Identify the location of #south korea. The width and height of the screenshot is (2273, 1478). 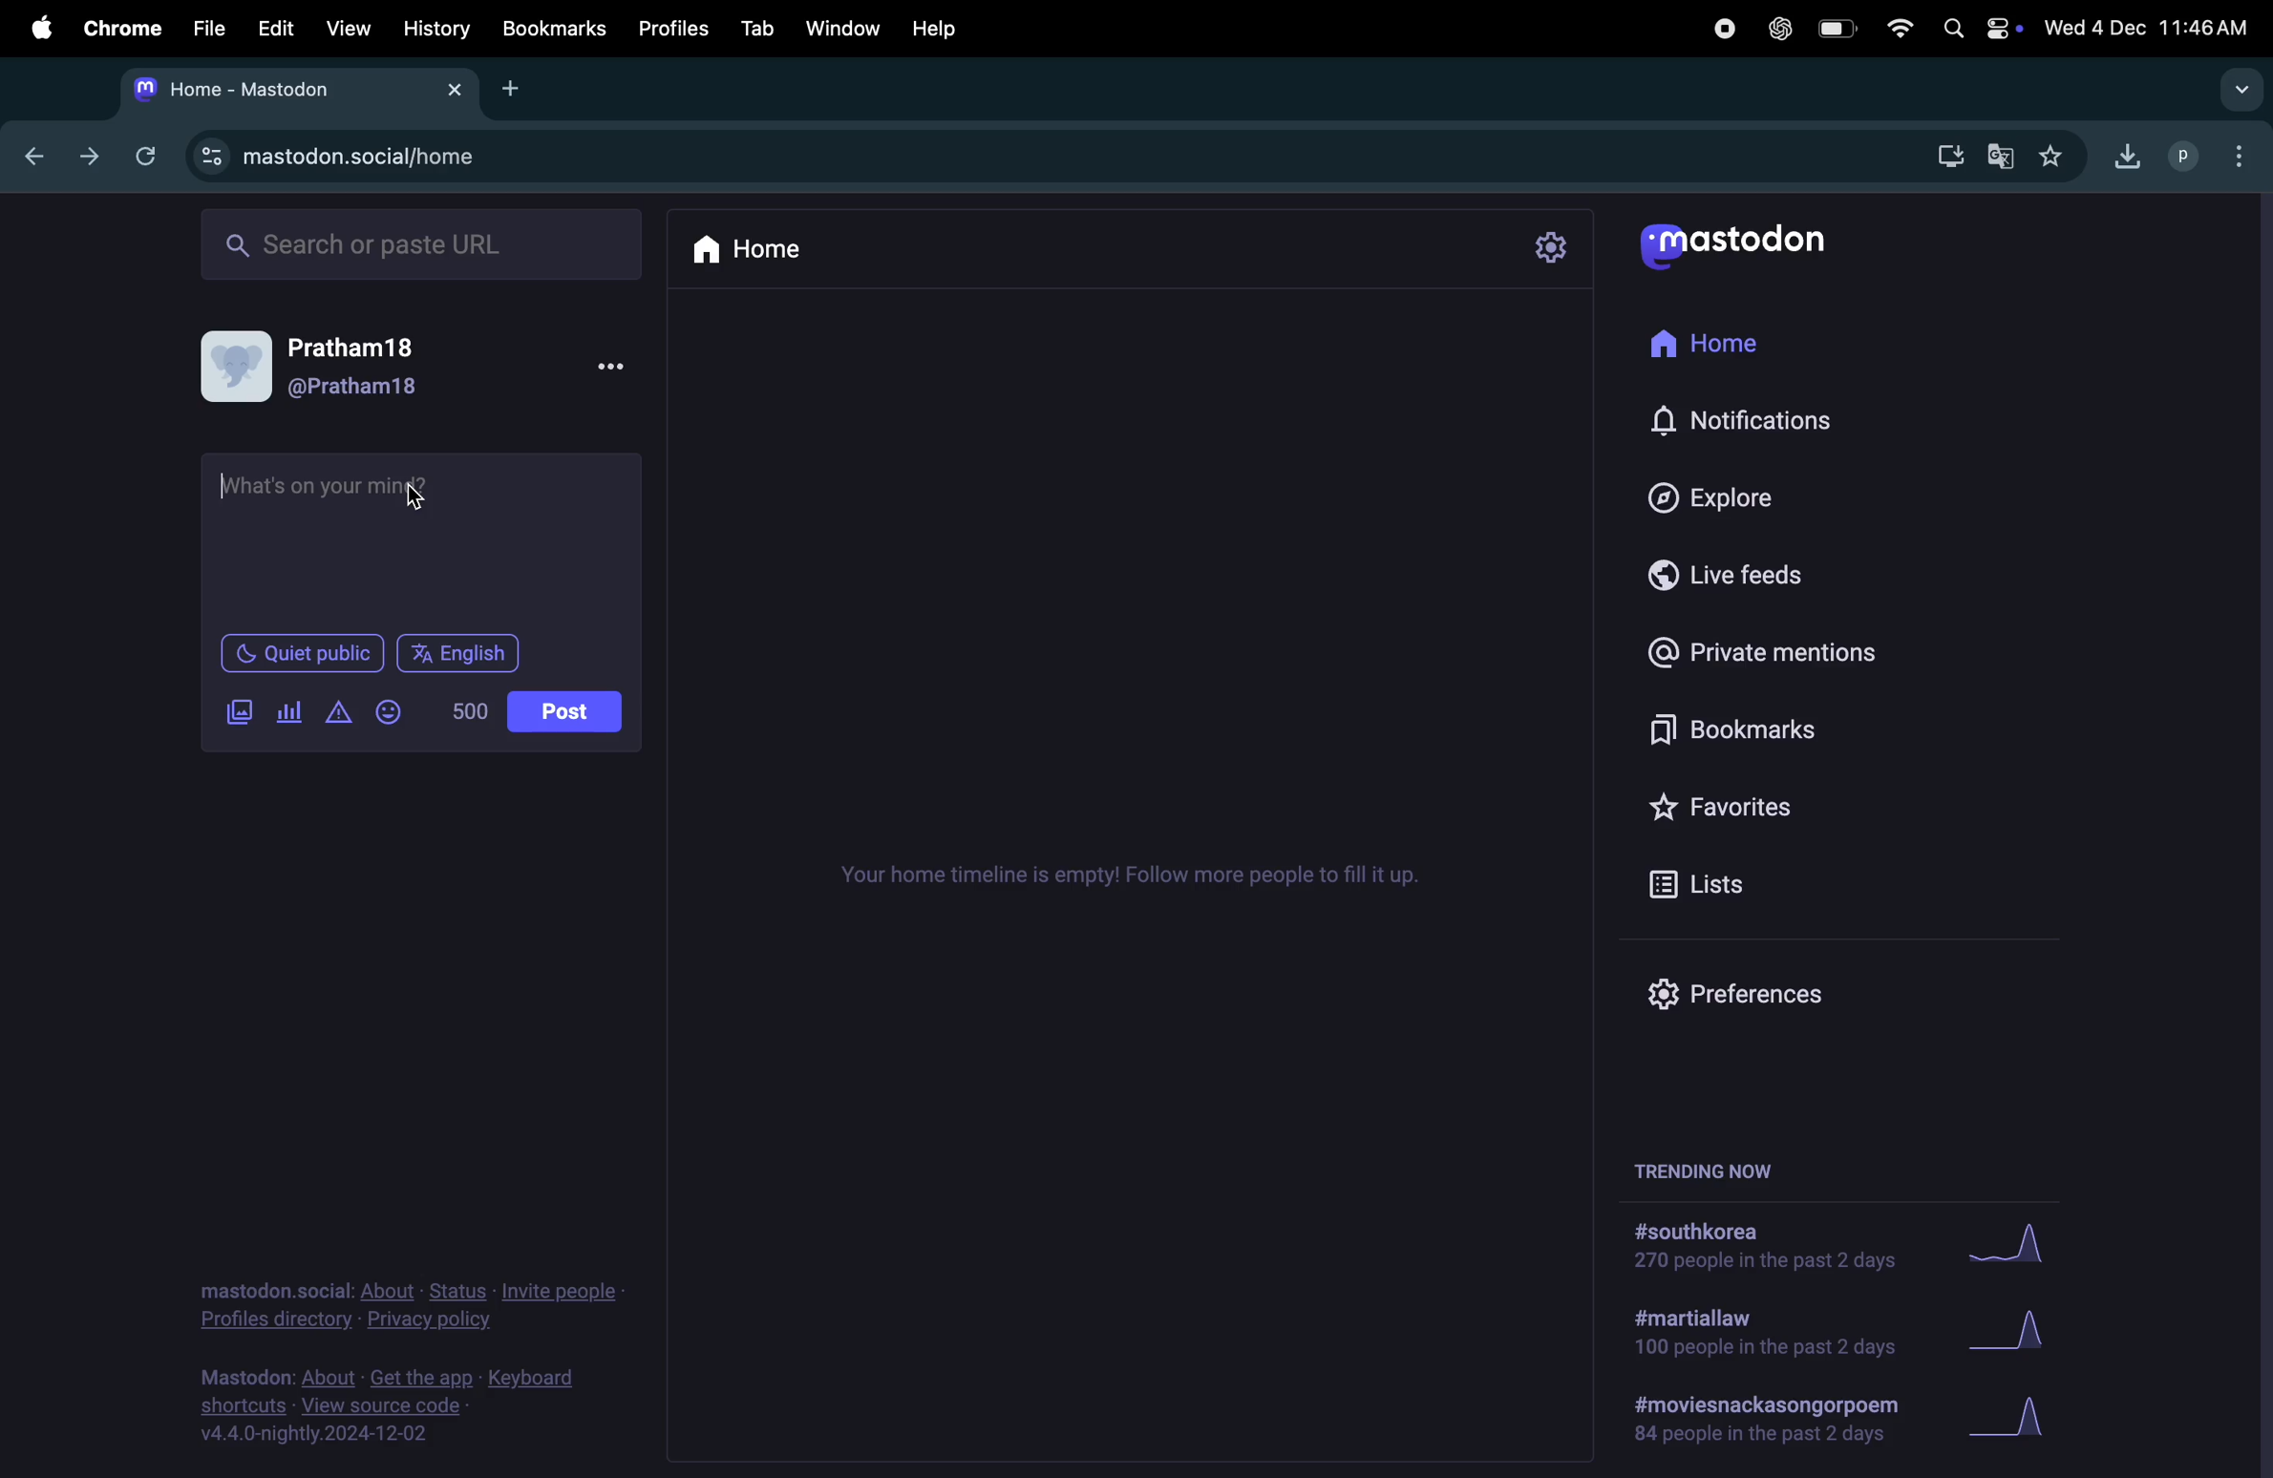
(1759, 1246).